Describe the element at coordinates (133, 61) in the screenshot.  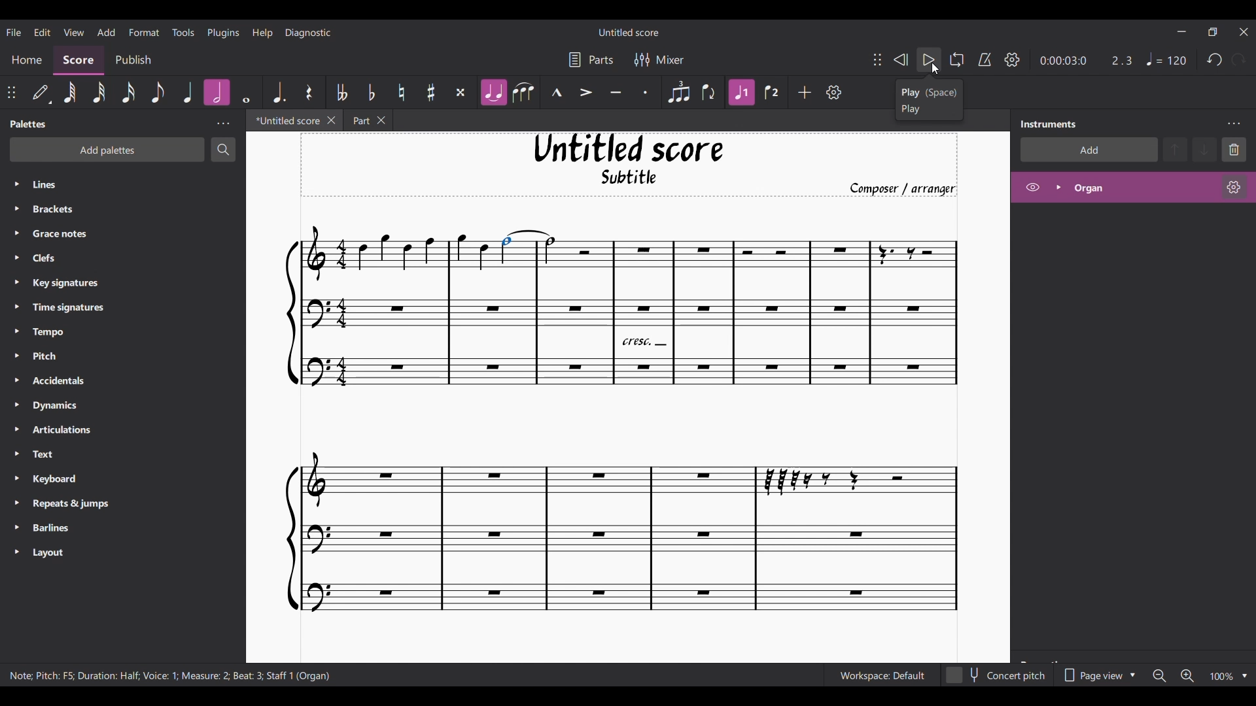
I see `Publish section` at that location.